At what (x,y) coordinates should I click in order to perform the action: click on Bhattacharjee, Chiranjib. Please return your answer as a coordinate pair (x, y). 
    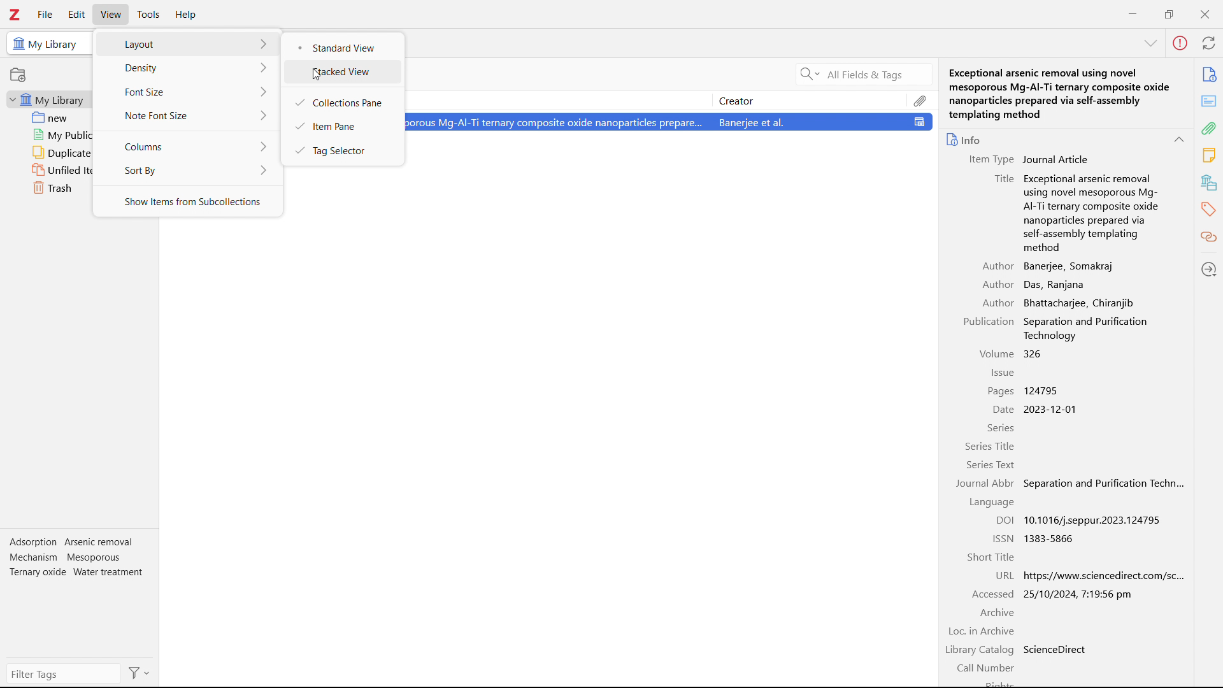
    Looking at the image, I should click on (1077, 302).